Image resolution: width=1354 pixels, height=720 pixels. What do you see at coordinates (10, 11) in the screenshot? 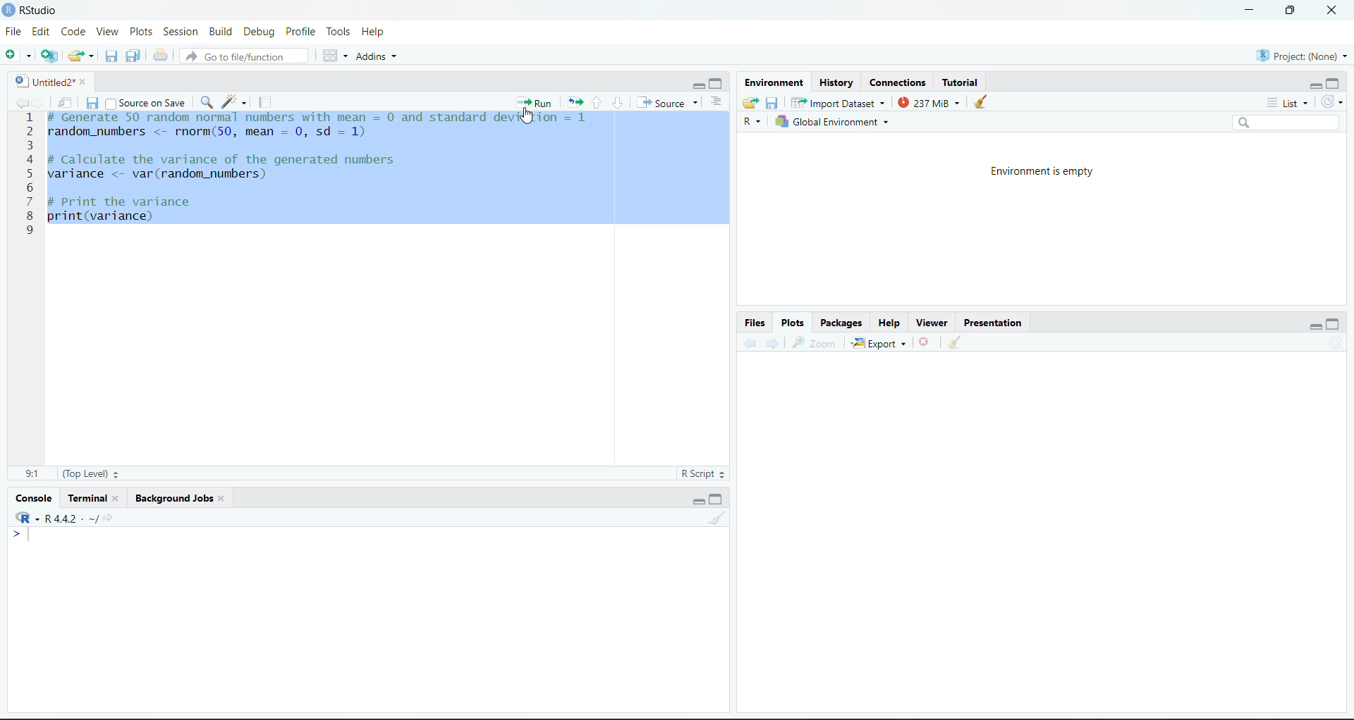
I see `logo` at bounding box center [10, 11].